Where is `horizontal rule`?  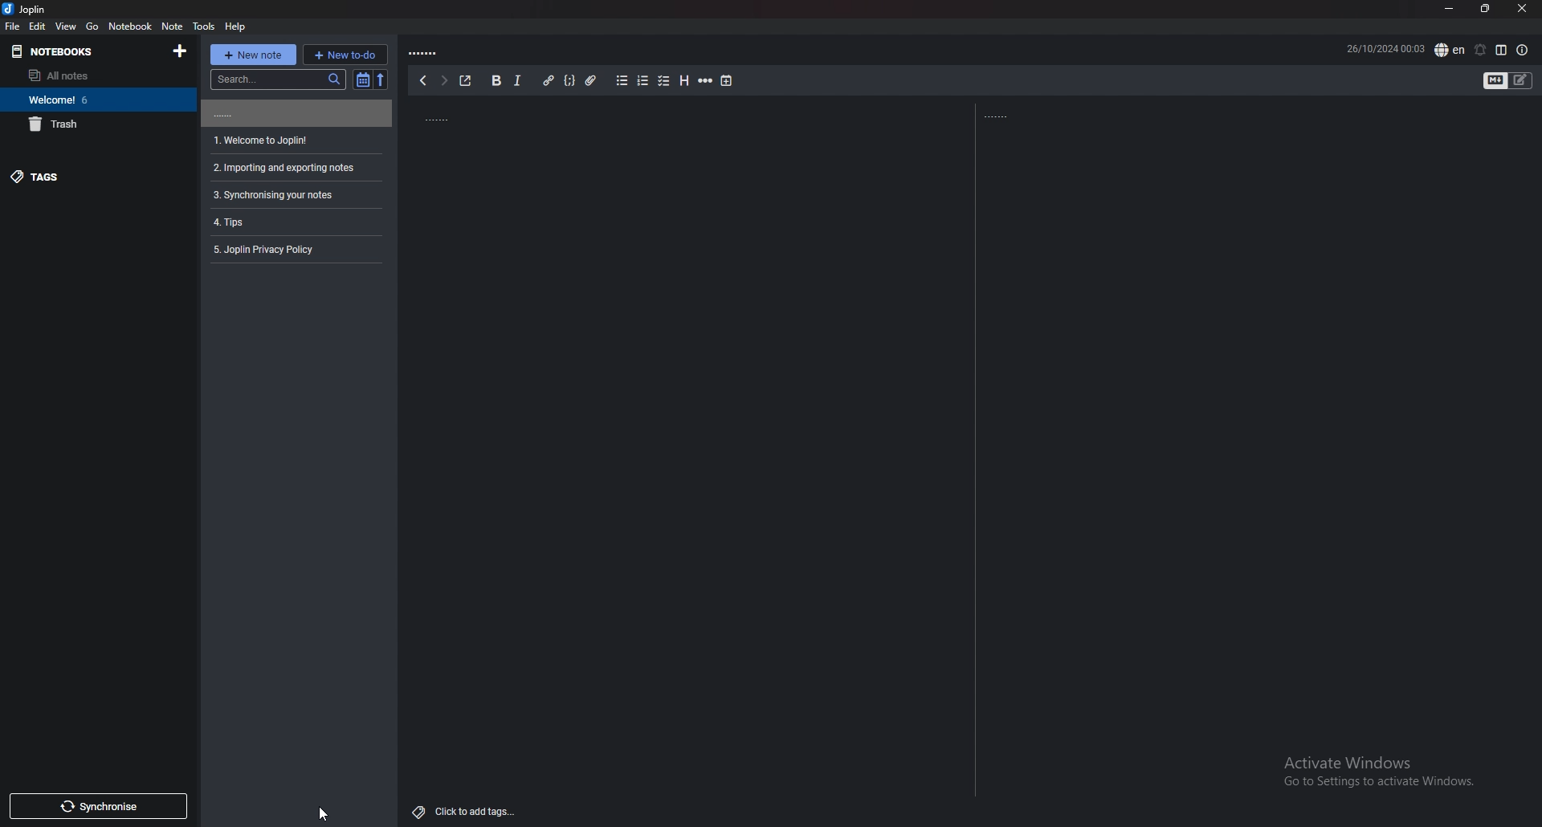
horizontal rule is located at coordinates (707, 80).